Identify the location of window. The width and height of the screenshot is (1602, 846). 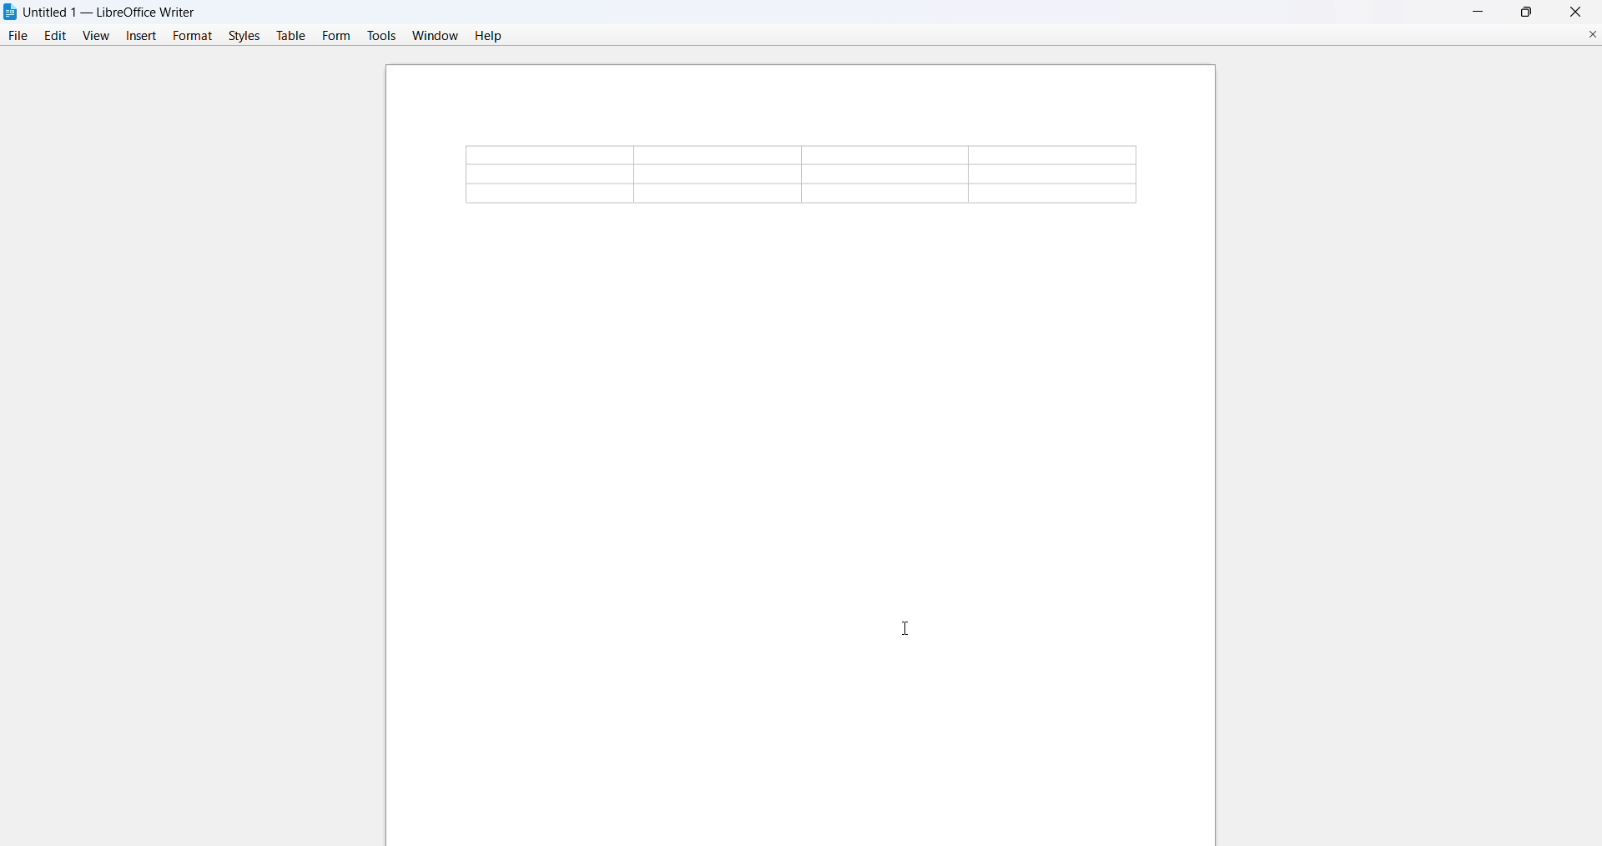
(432, 35).